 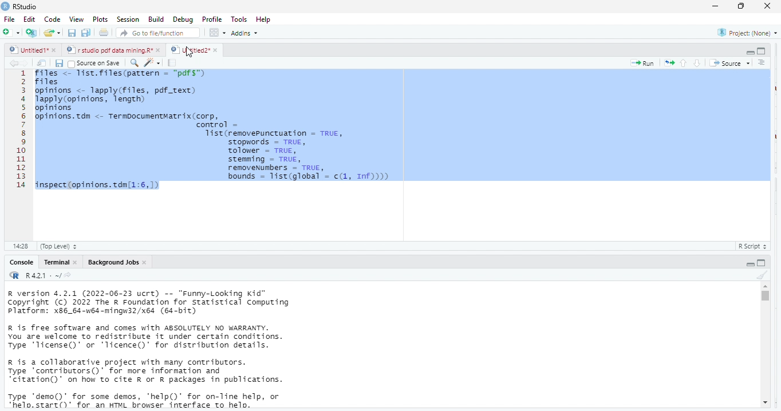 What do you see at coordinates (53, 34) in the screenshot?
I see `open an existing file` at bounding box center [53, 34].